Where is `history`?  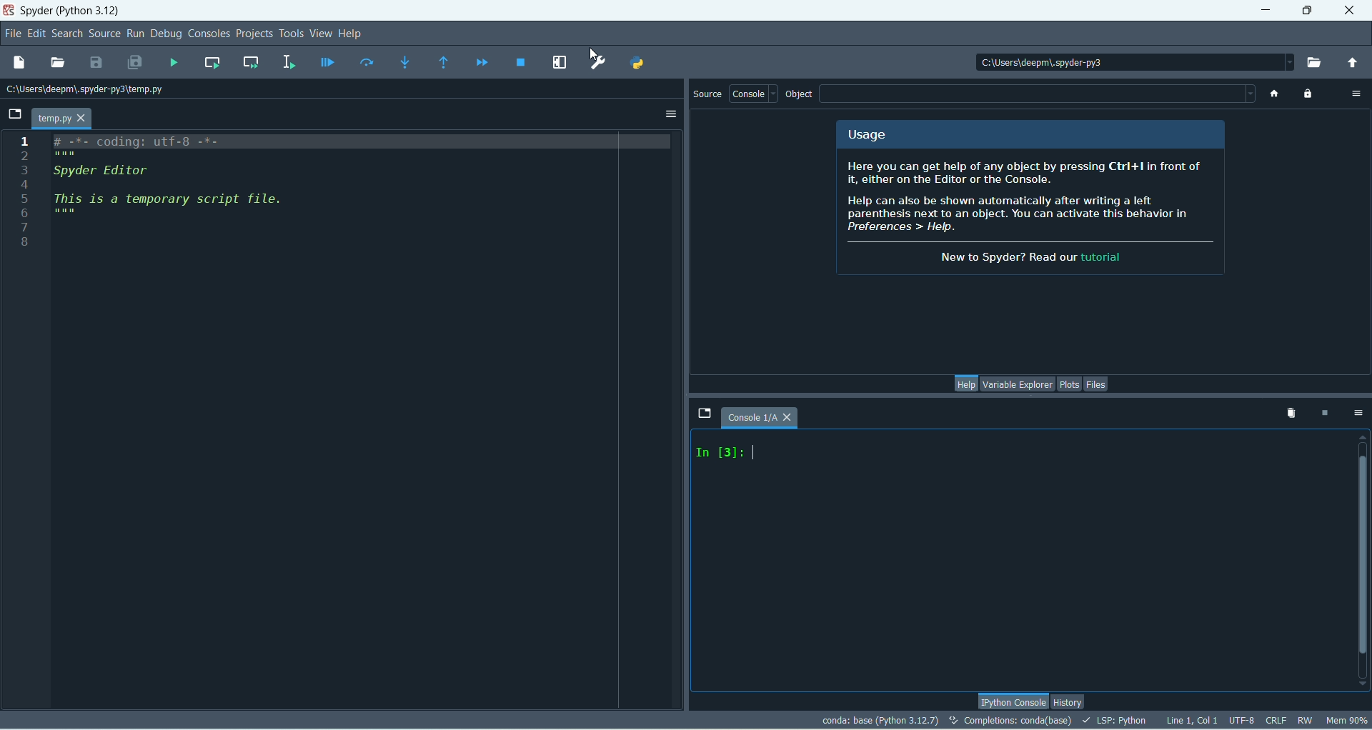
history is located at coordinates (1068, 700).